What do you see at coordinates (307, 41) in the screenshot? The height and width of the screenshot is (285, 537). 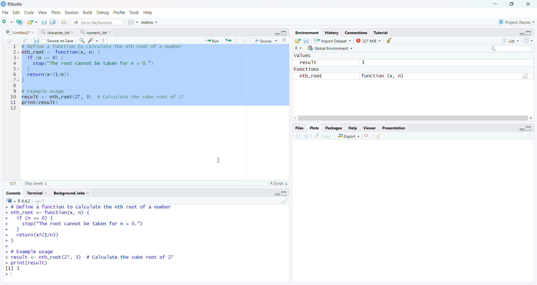 I see `Save` at bounding box center [307, 41].